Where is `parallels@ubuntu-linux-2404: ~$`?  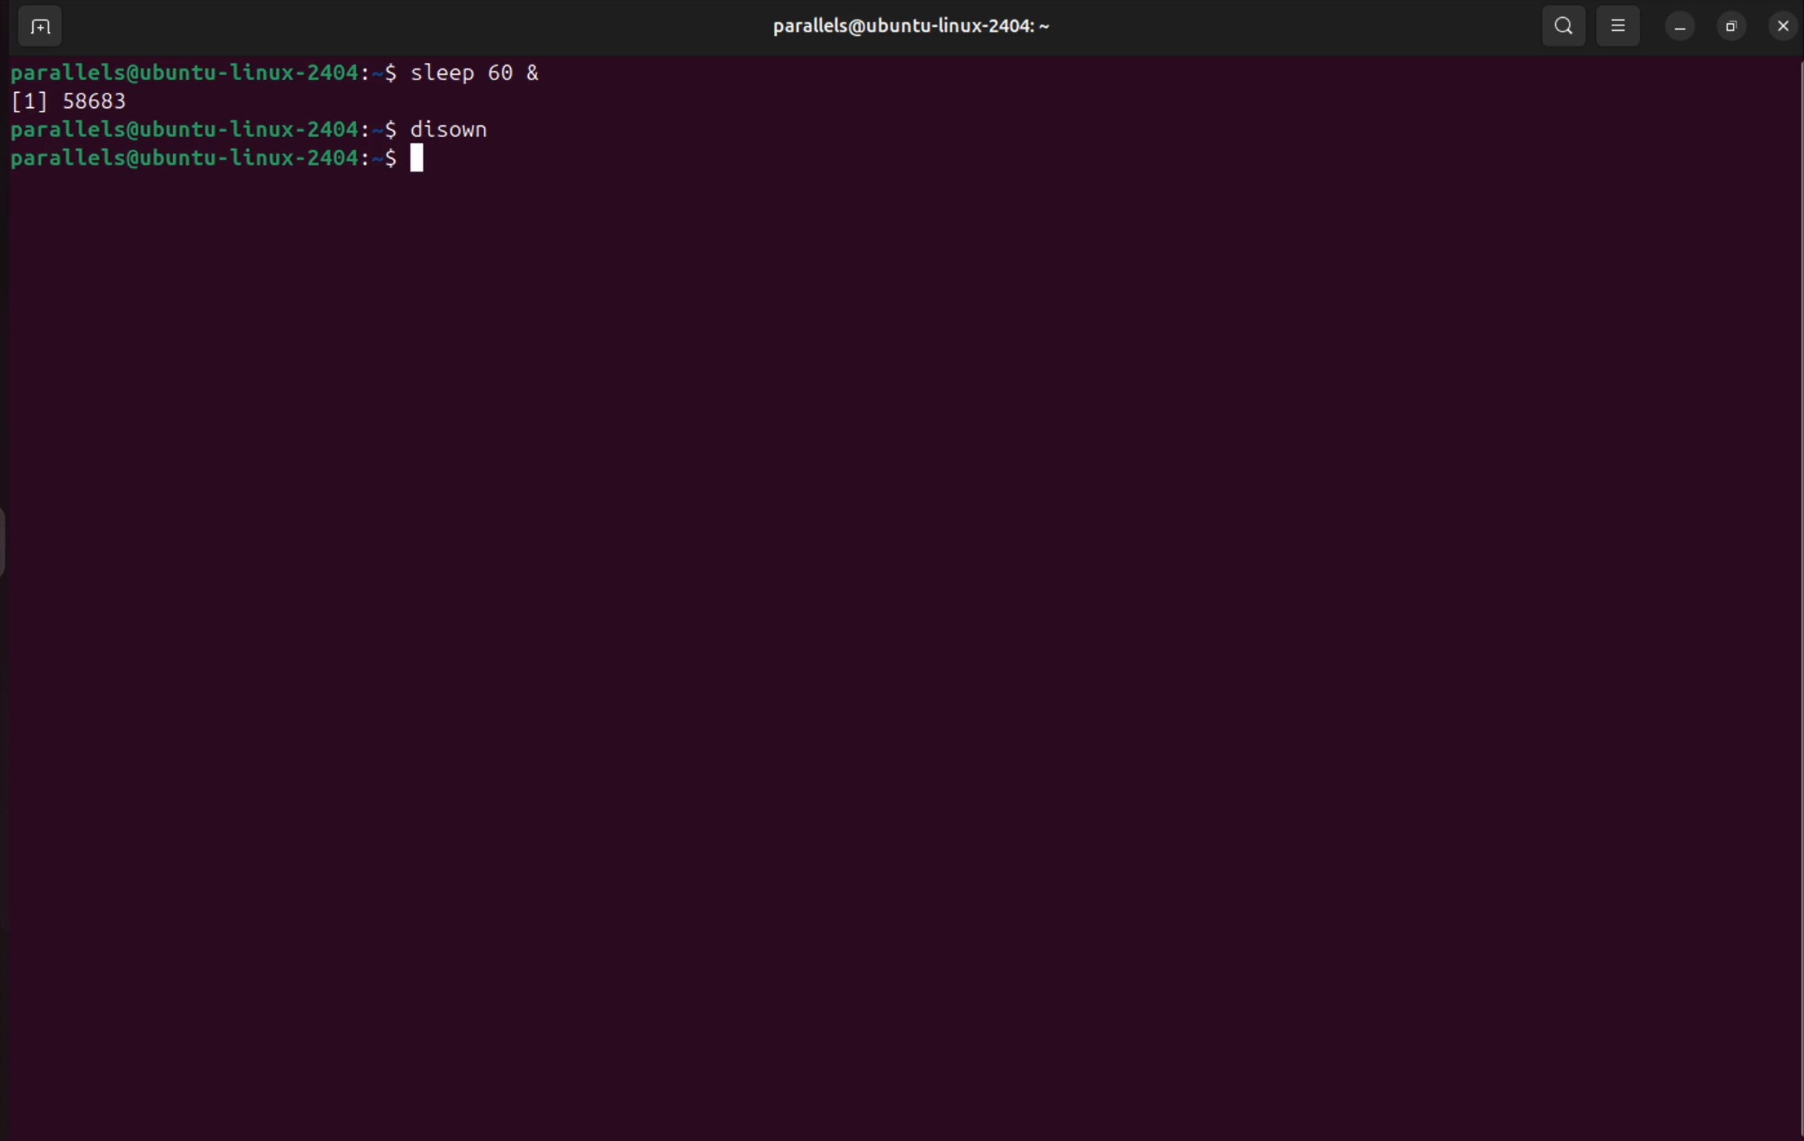
parallels@ubuntu-linux-2404: ~$ is located at coordinates (205, 71).